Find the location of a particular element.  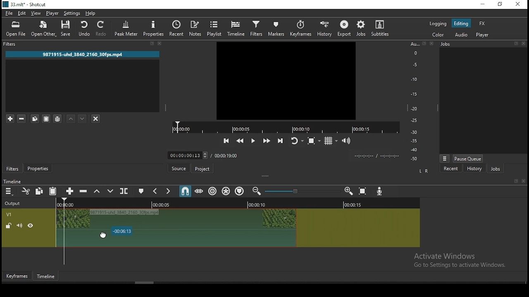

move filter up is located at coordinates (70, 119).